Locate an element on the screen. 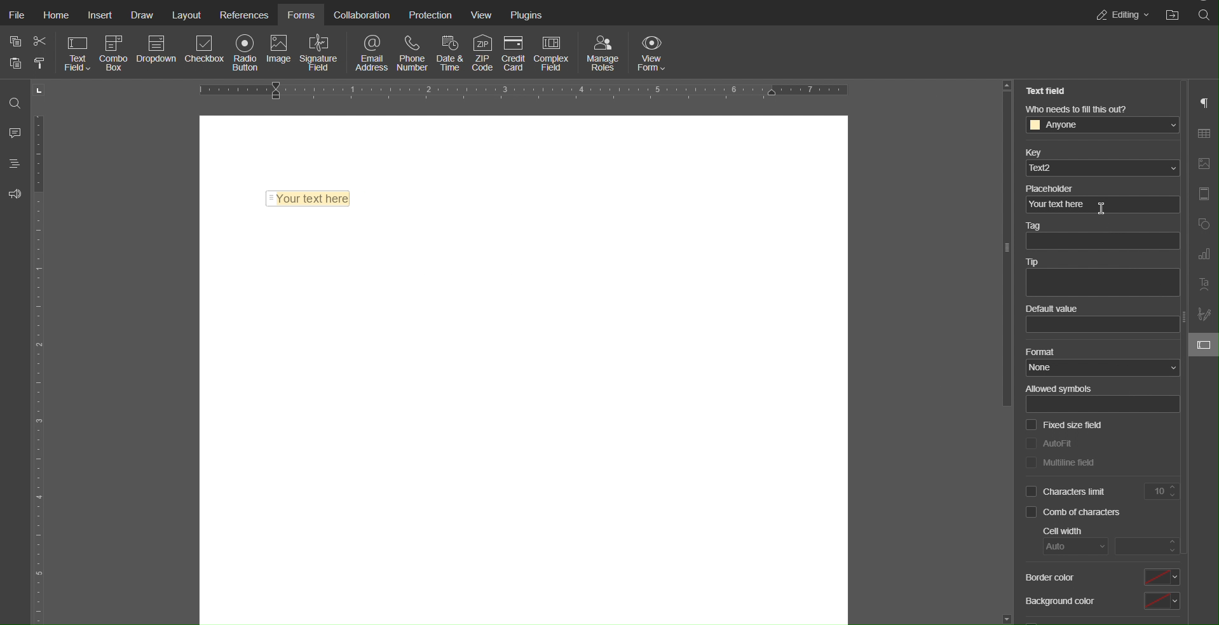 The image size is (1219, 625). Complex Field is located at coordinates (554, 53).